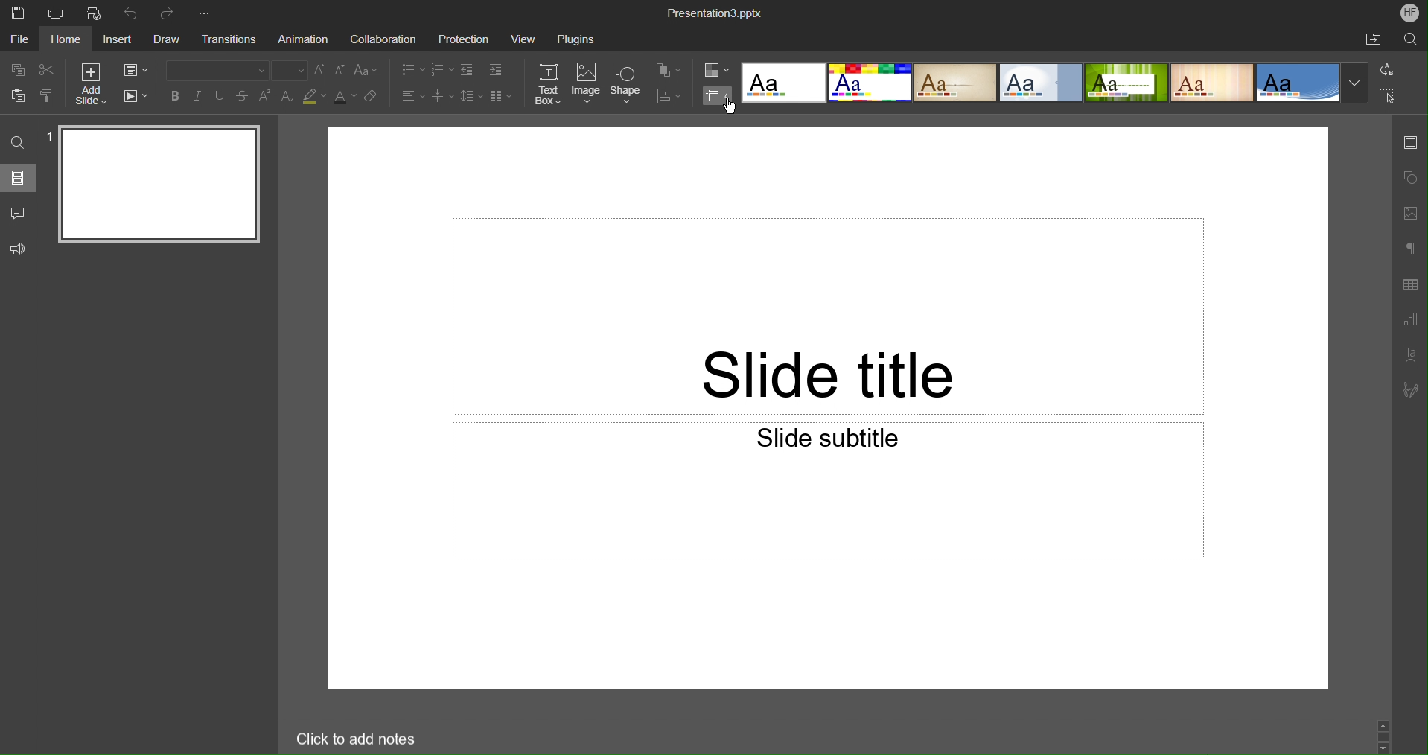 This screenshot has height=755, width=1428. Describe the element at coordinates (212, 70) in the screenshot. I see `Font Type` at that location.